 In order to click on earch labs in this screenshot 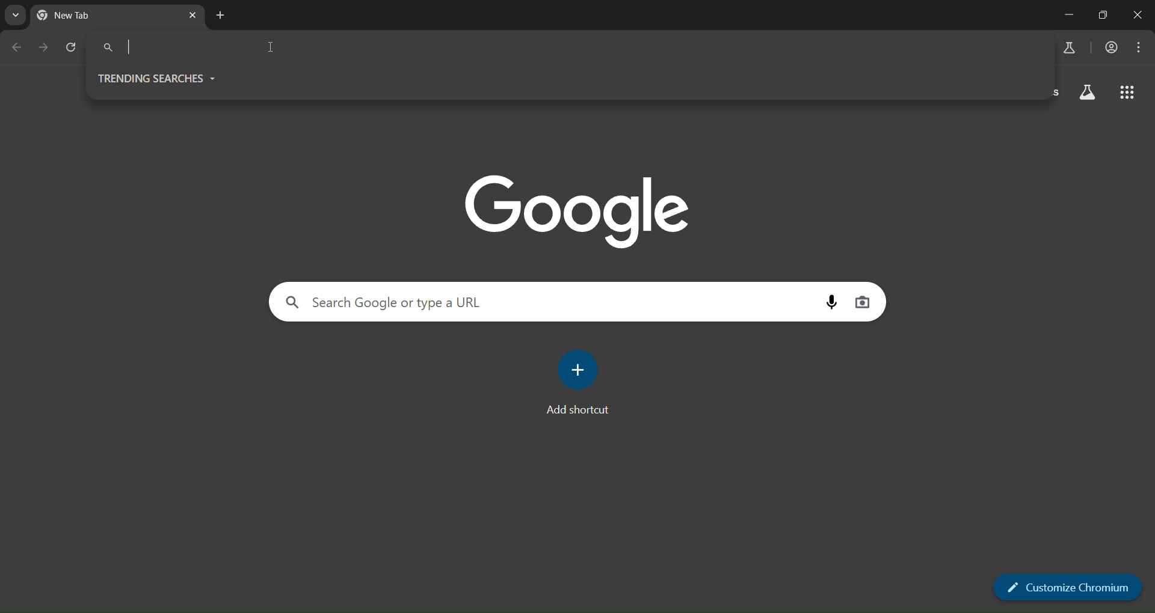, I will do `click(1070, 47)`.